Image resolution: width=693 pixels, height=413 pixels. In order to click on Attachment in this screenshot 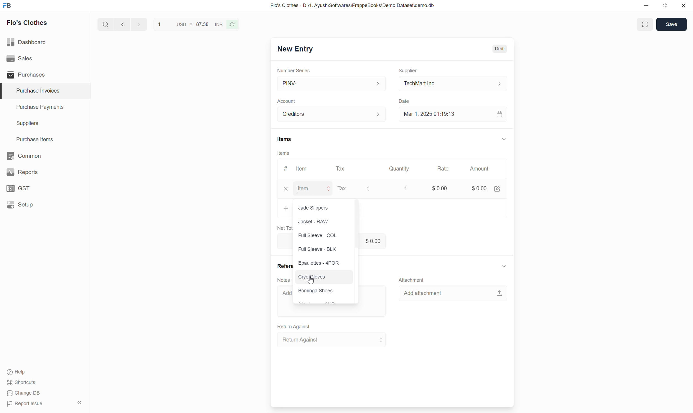, I will do `click(412, 279)`.